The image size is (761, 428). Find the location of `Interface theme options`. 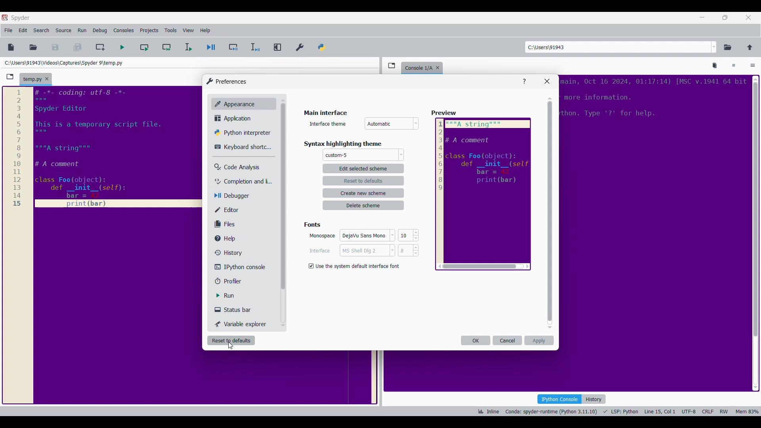

Interface theme options is located at coordinates (392, 124).